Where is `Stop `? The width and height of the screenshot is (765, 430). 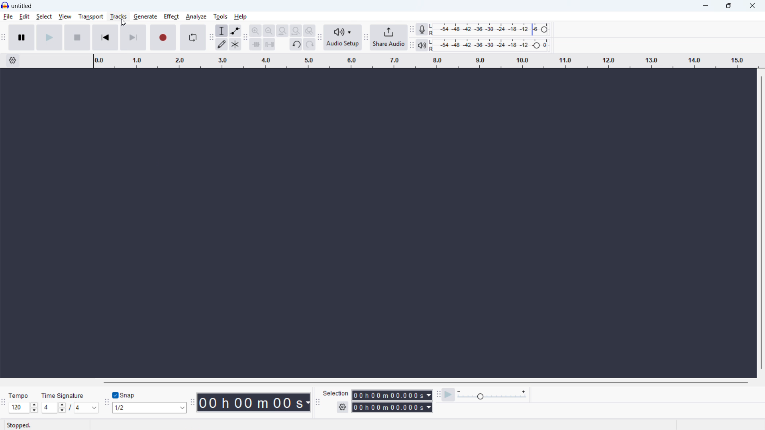
Stop  is located at coordinates (78, 37).